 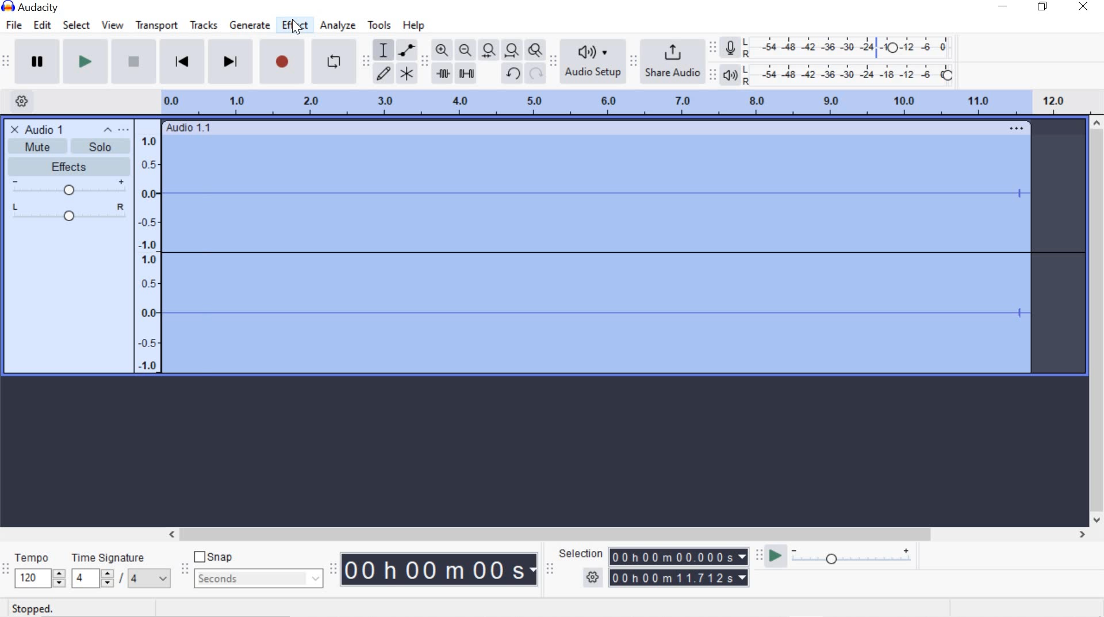 I want to click on restore down, so click(x=1045, y=7).